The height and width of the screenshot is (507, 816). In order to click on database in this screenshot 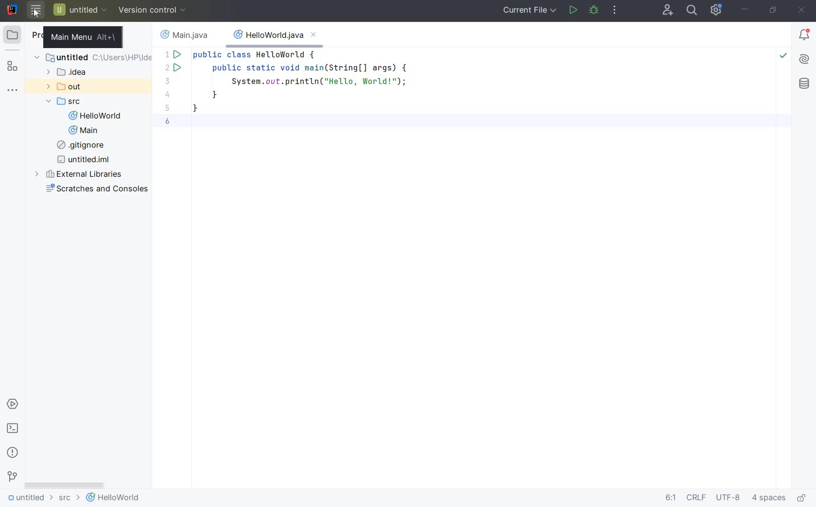, I will do `click(804, 84)`.